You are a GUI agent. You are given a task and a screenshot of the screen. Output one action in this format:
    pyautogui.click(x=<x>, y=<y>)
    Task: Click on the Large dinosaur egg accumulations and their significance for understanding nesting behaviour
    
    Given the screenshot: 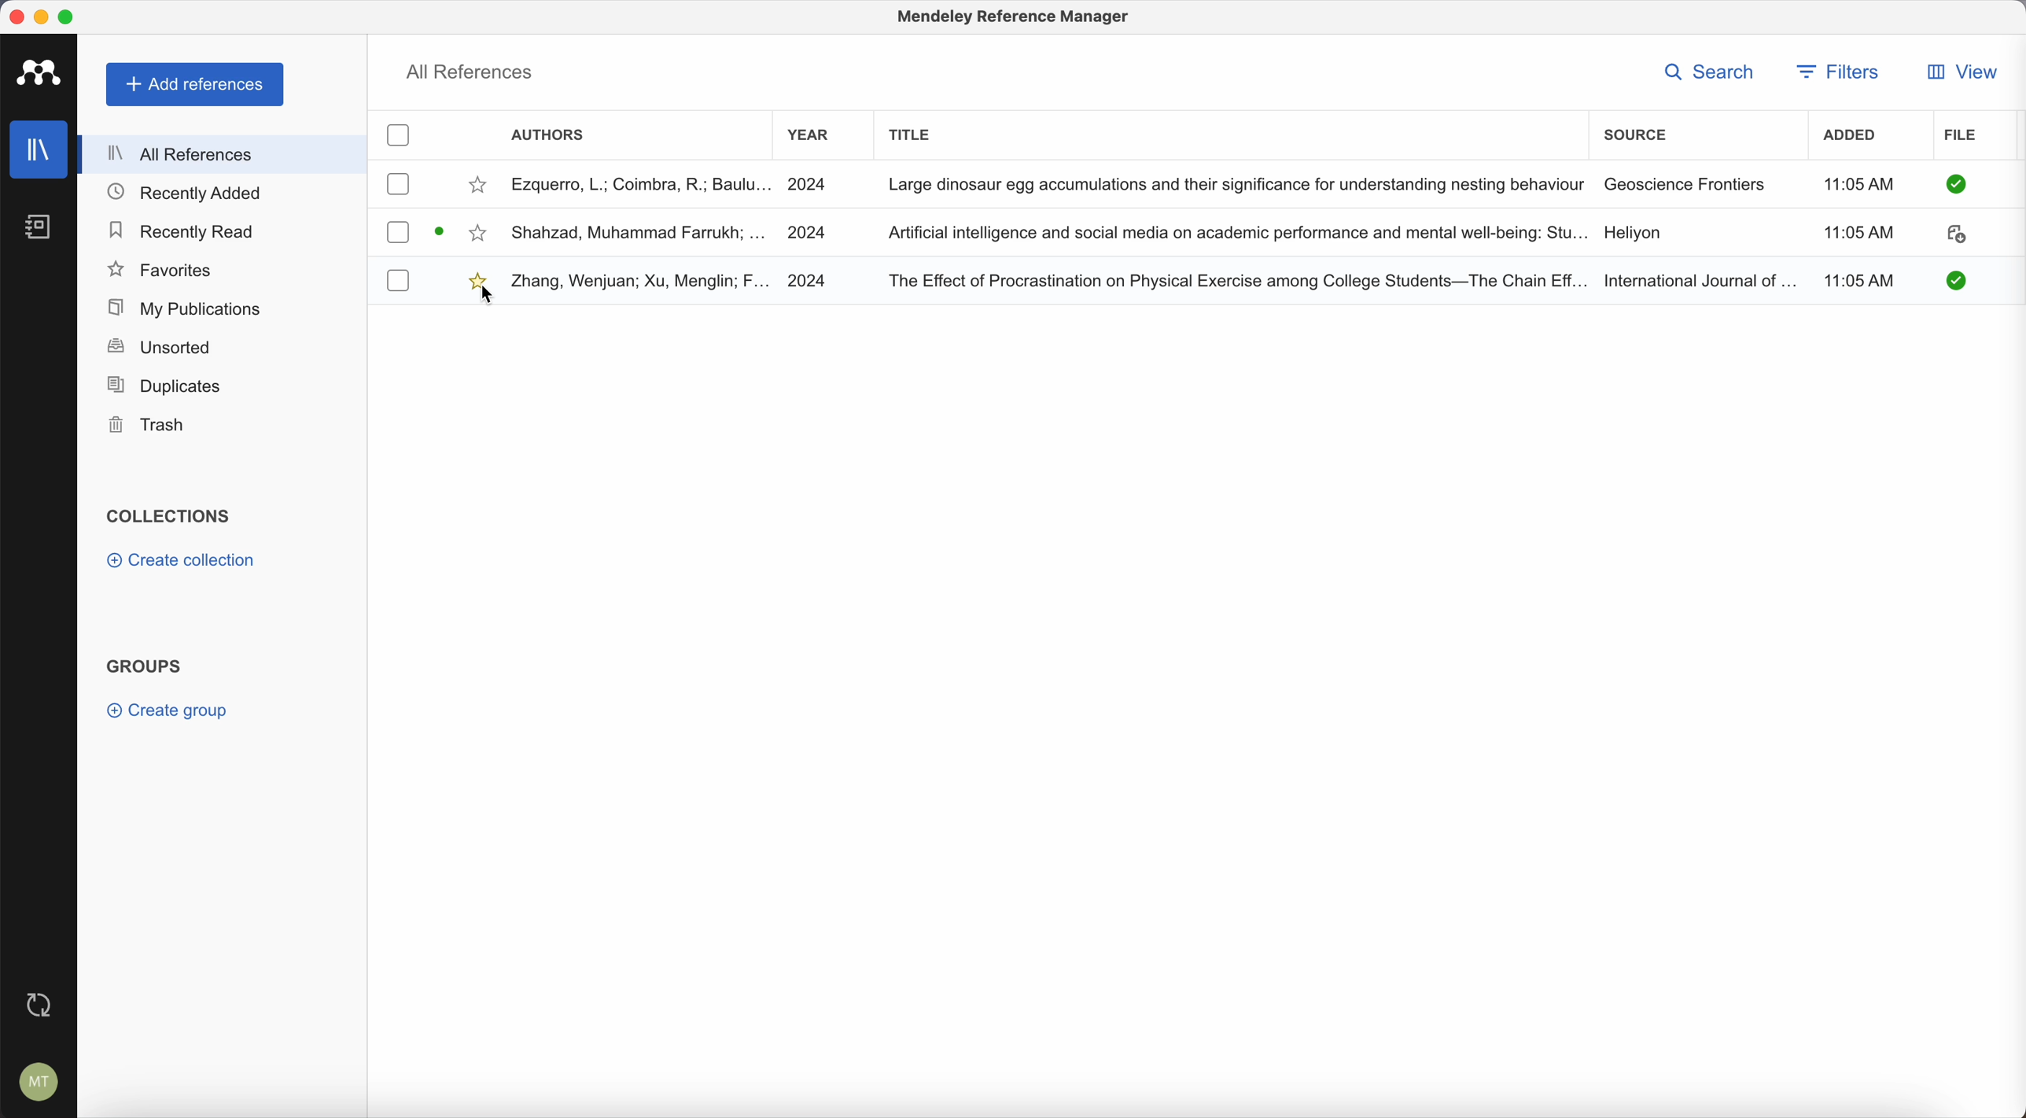 What is the action you would take?
    pyautogui.click(x=1235, y=183)
    